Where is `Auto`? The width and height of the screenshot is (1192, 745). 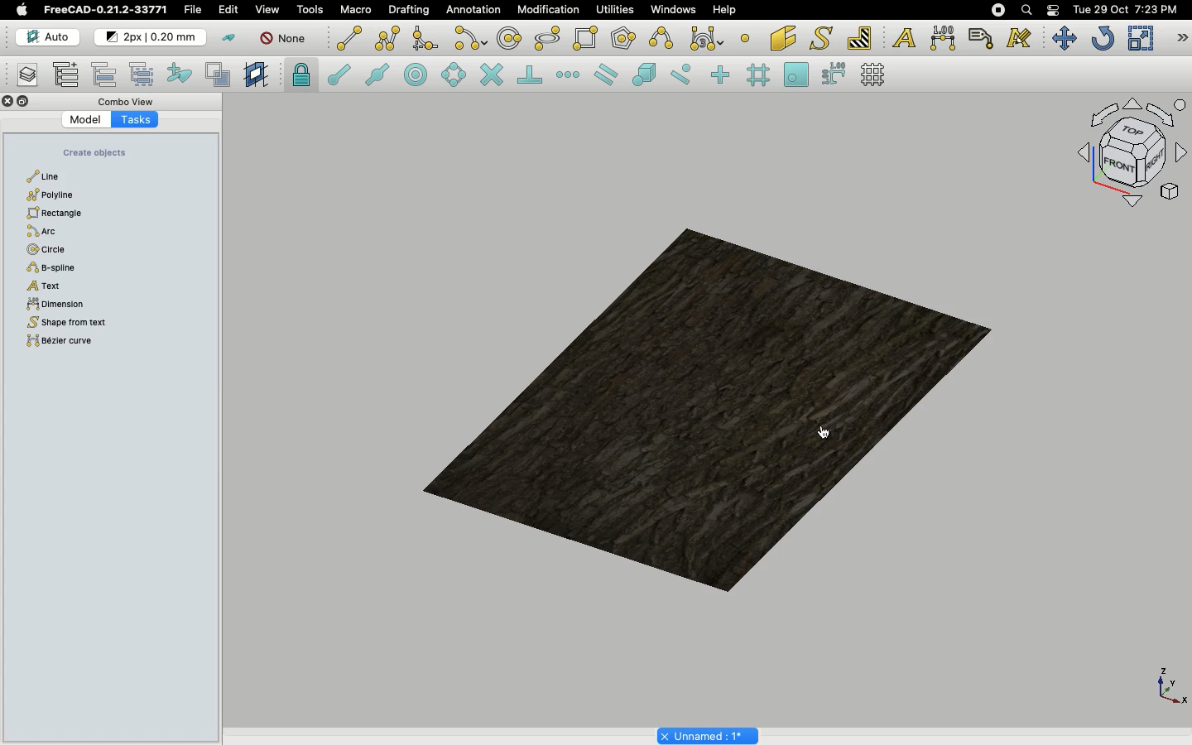
Auto is located at coordinates (42, 36).